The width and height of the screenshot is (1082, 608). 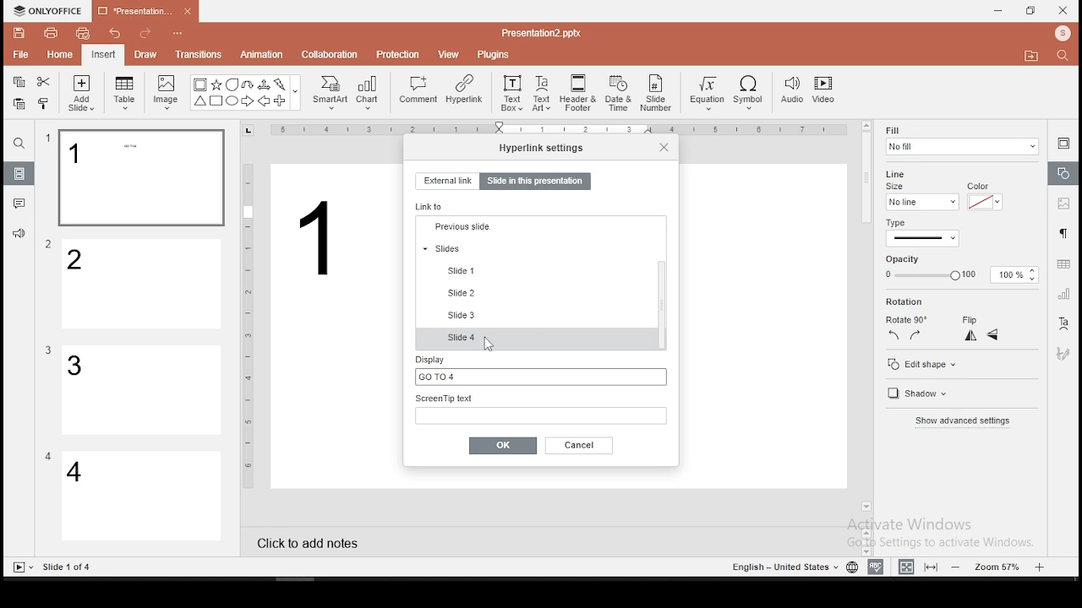 I want to click on , so click(x=178, y=35).